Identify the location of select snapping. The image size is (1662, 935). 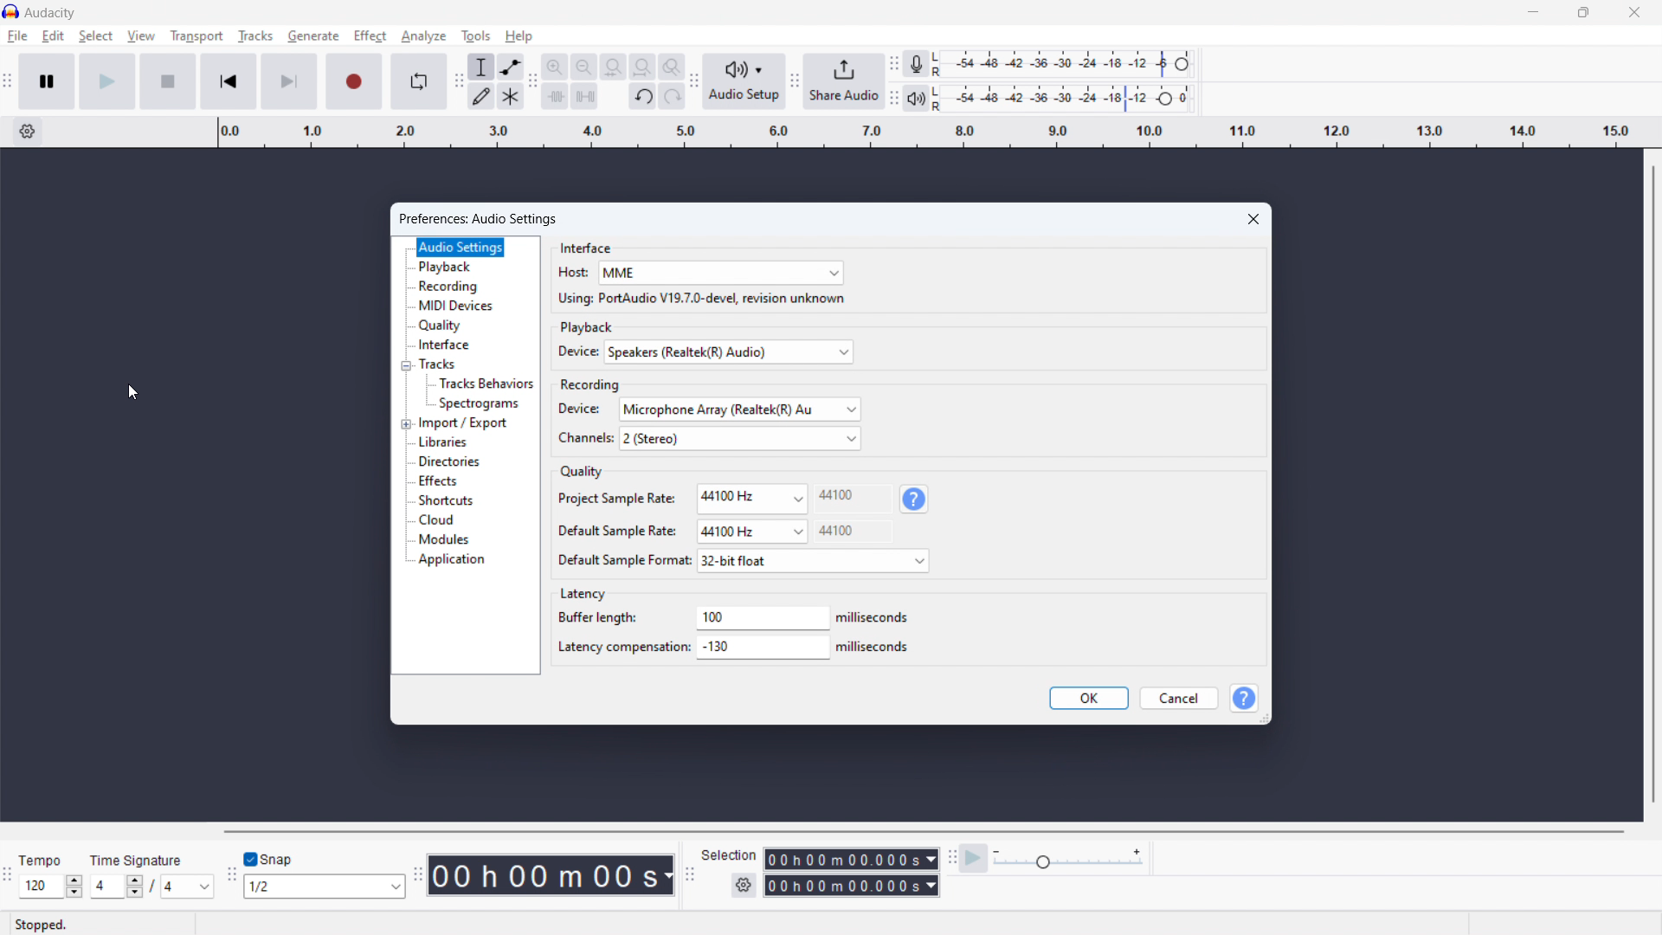
(325, 887).